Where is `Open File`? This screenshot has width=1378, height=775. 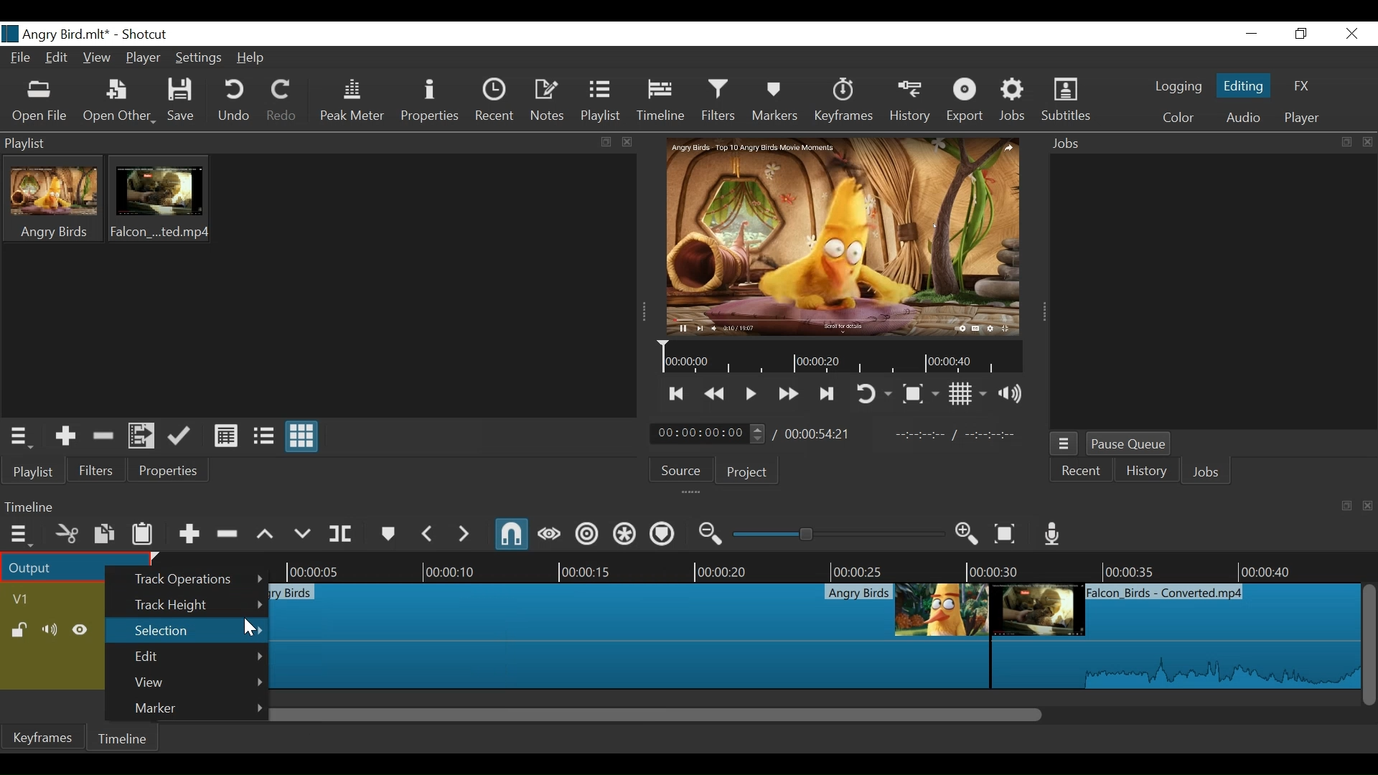
Open File is located at coordinates (119, 103).